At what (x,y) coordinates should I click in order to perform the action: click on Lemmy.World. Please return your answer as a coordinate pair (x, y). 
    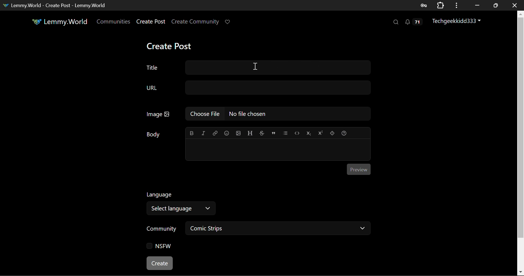
    Looking at the image, I should click on (59, 22).